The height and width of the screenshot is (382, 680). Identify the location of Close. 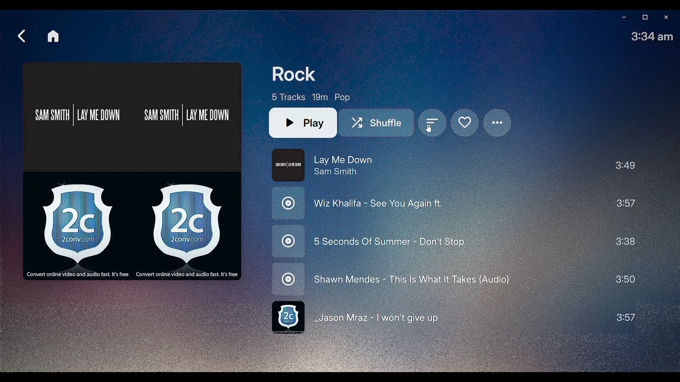
(666, 18).